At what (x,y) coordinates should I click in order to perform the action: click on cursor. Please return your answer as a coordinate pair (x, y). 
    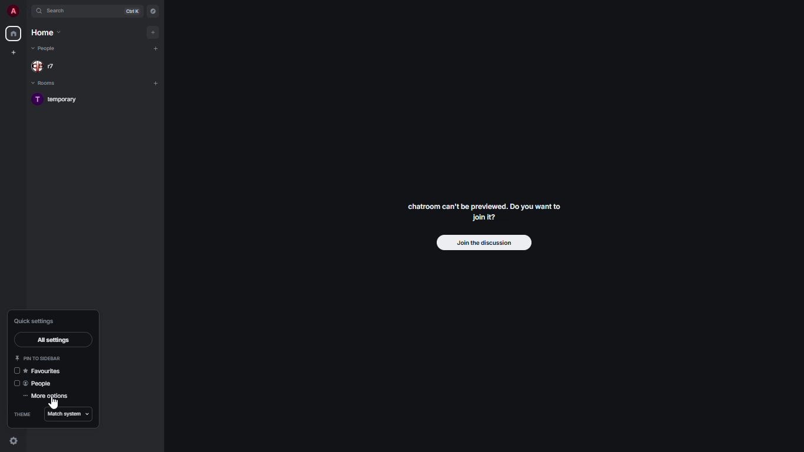
    Looking at the image, I should click on (52, 401).